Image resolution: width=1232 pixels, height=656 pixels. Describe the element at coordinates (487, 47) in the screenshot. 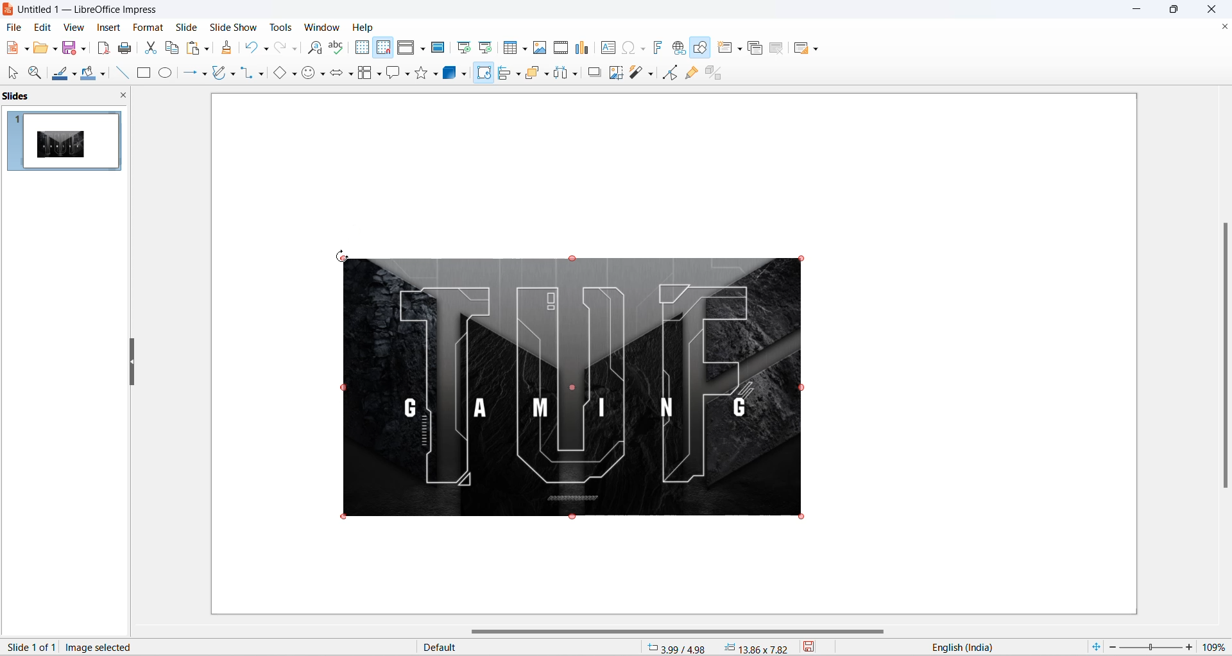

I see `start at current slide` at that location.